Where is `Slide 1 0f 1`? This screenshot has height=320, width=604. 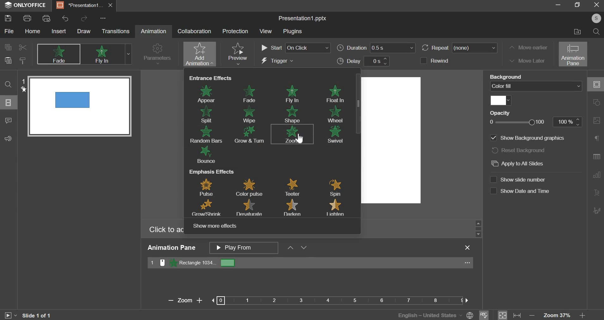 Slide 1 0f 1 is located at coordinates (29, 315).